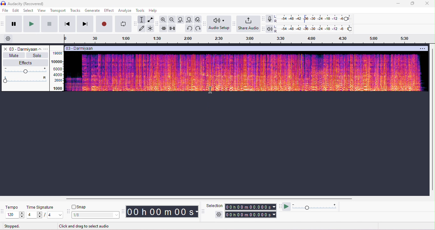  Describe the element at coordinates (397, 4) in the screenshot. I see `minimize` at that location.